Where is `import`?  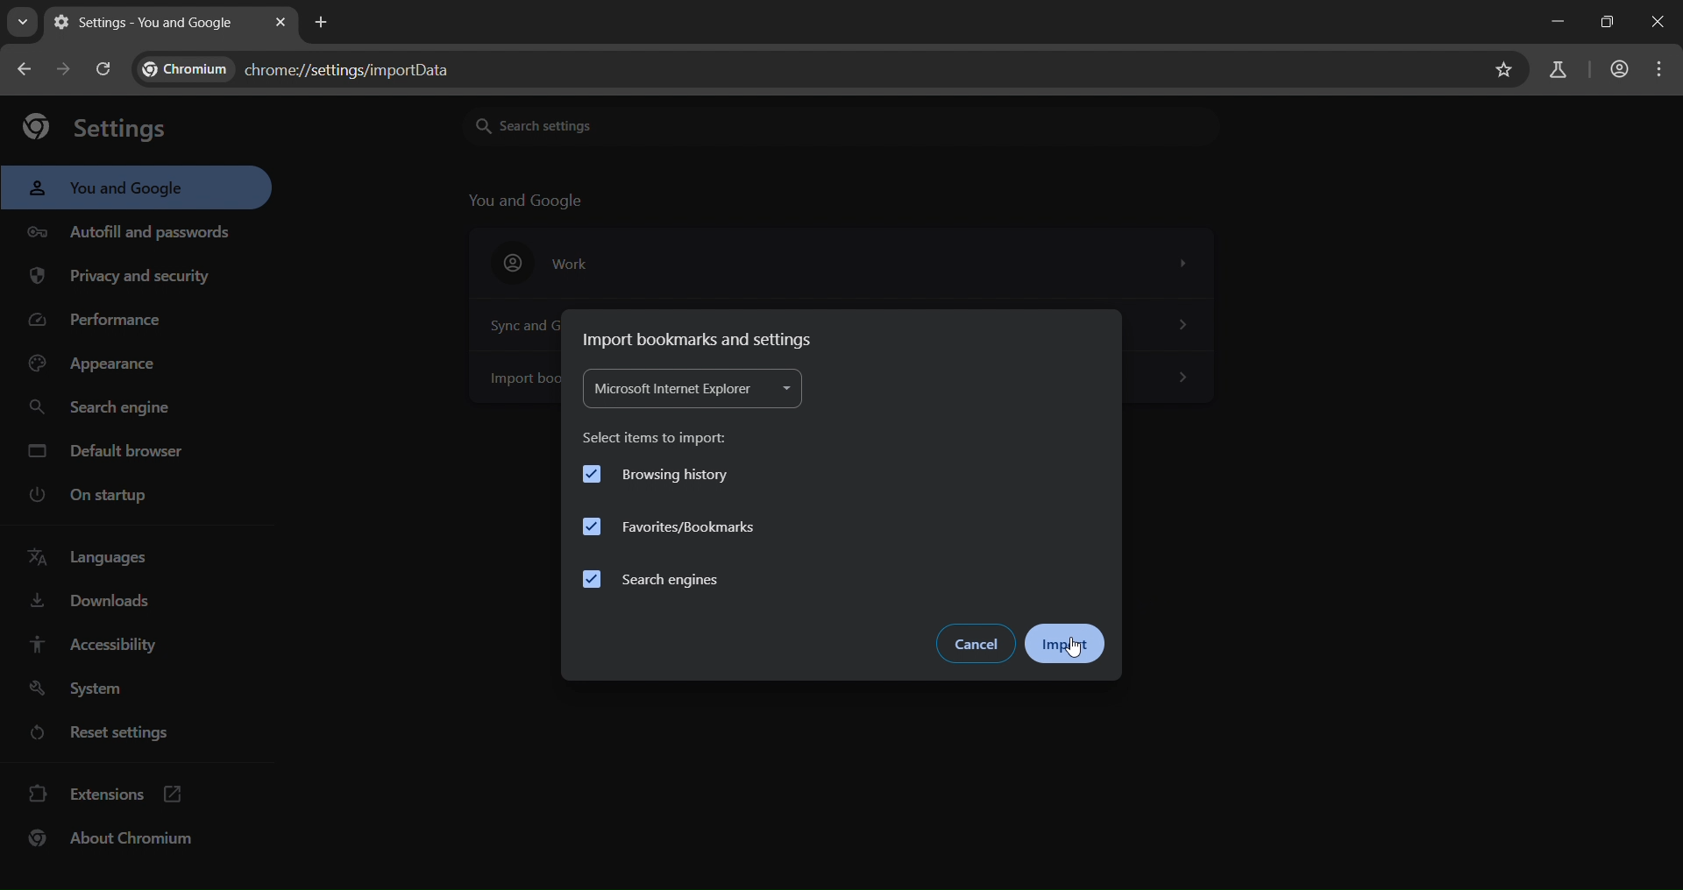 import is located at coordinates (1068, 642).